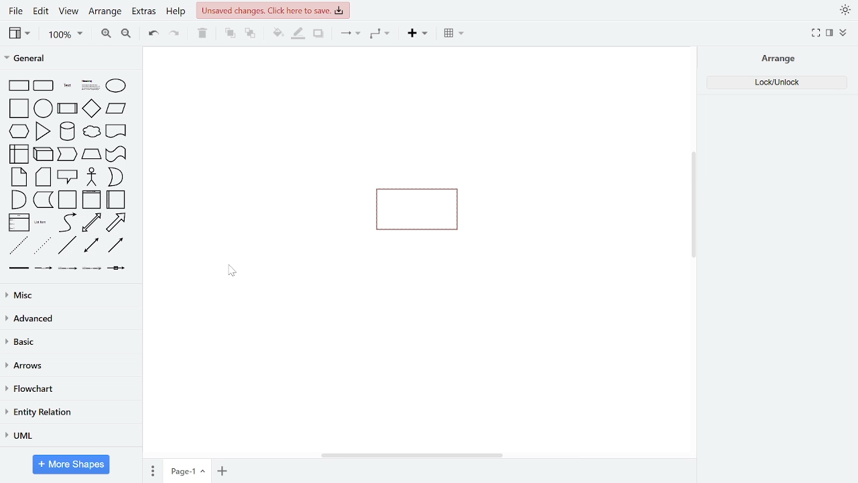  What do you see at coordinates (67, 109) in the screenshot?
I see `process` at bounding box center [67, 109].